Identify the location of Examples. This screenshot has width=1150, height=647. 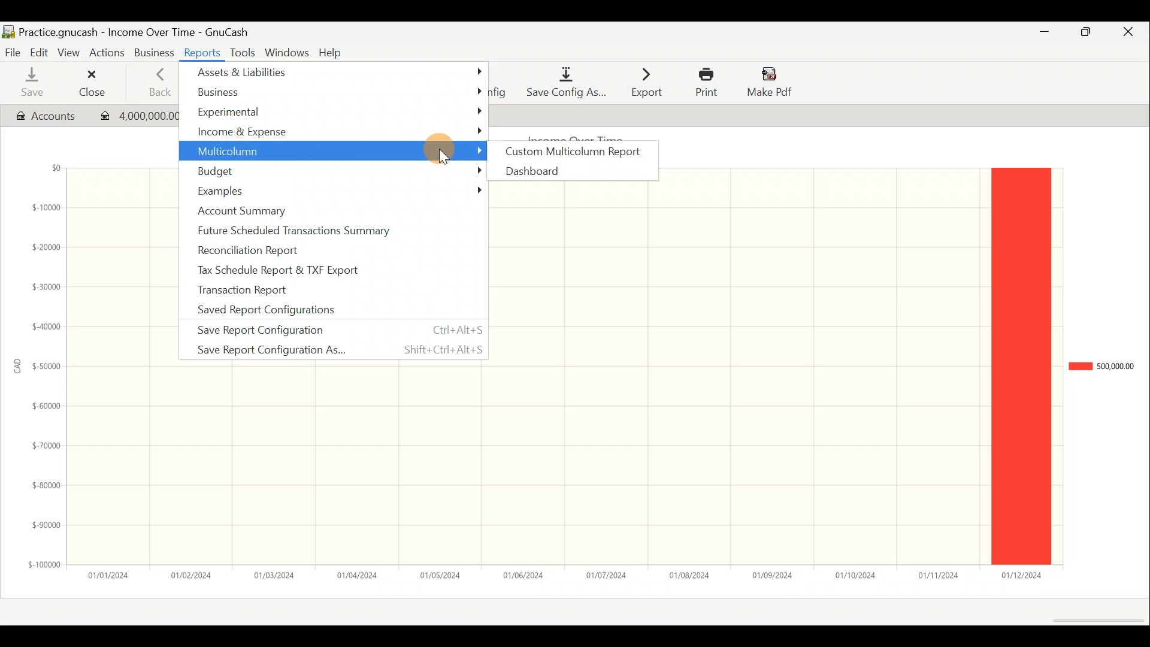
(335, 191).